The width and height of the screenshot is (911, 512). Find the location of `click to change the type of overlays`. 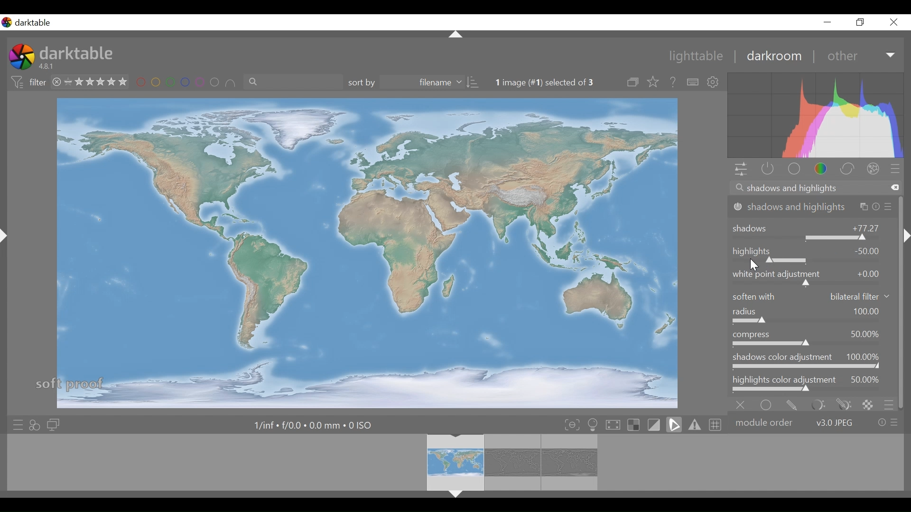

click to change the type of overlays is located at coordinates (654, 82).